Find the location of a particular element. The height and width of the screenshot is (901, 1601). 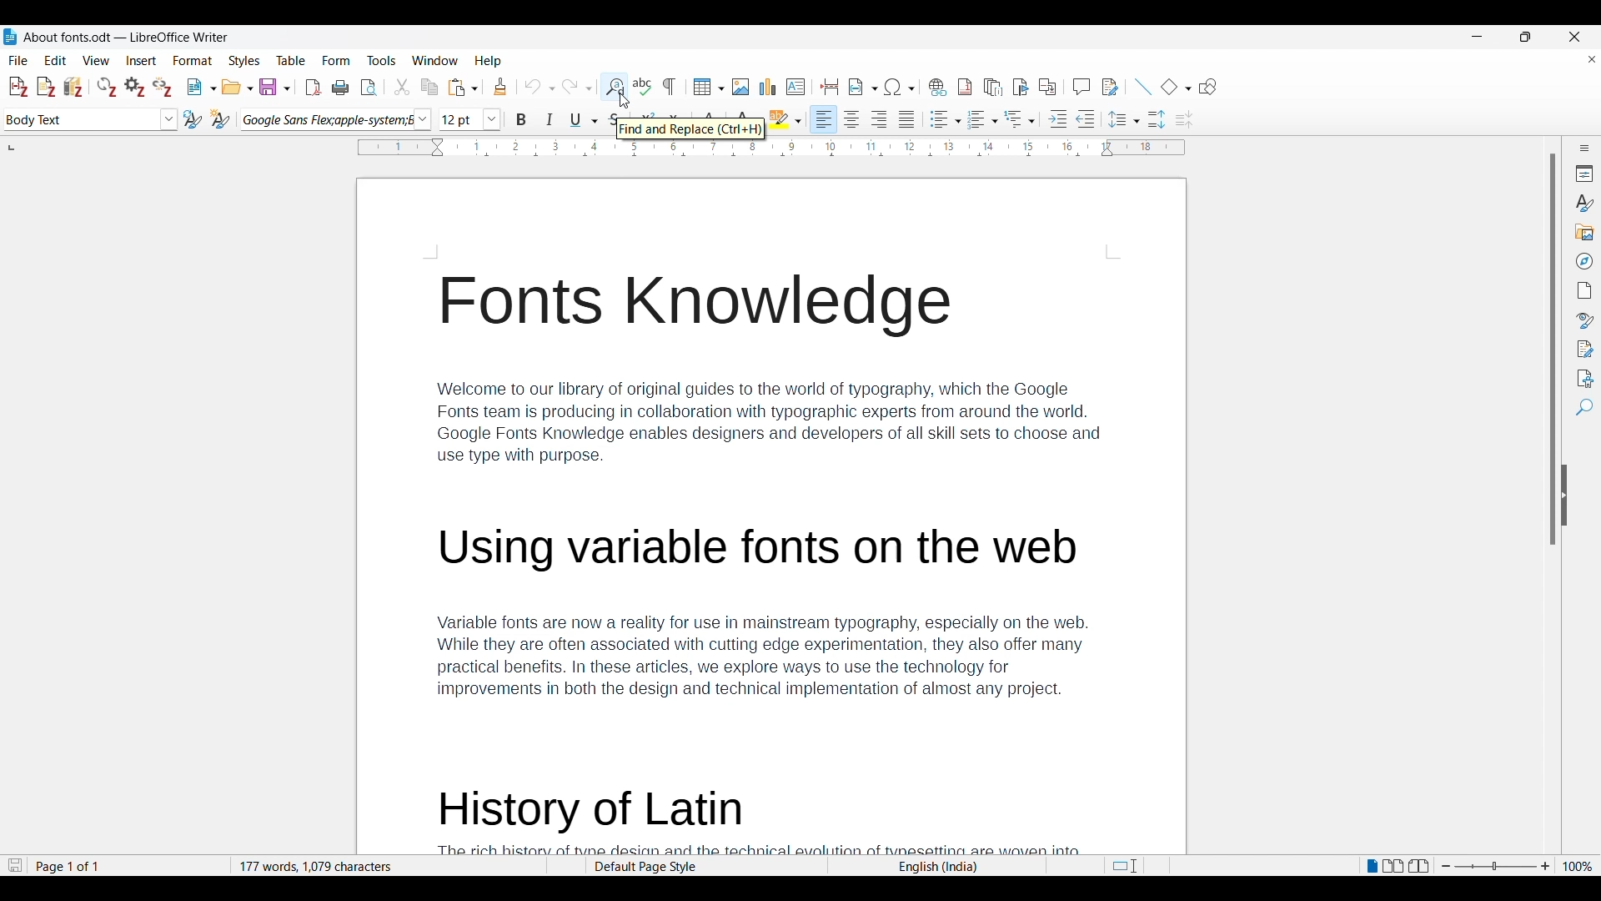

Add/Edit Bibliography is located at coordinates (73, 87).